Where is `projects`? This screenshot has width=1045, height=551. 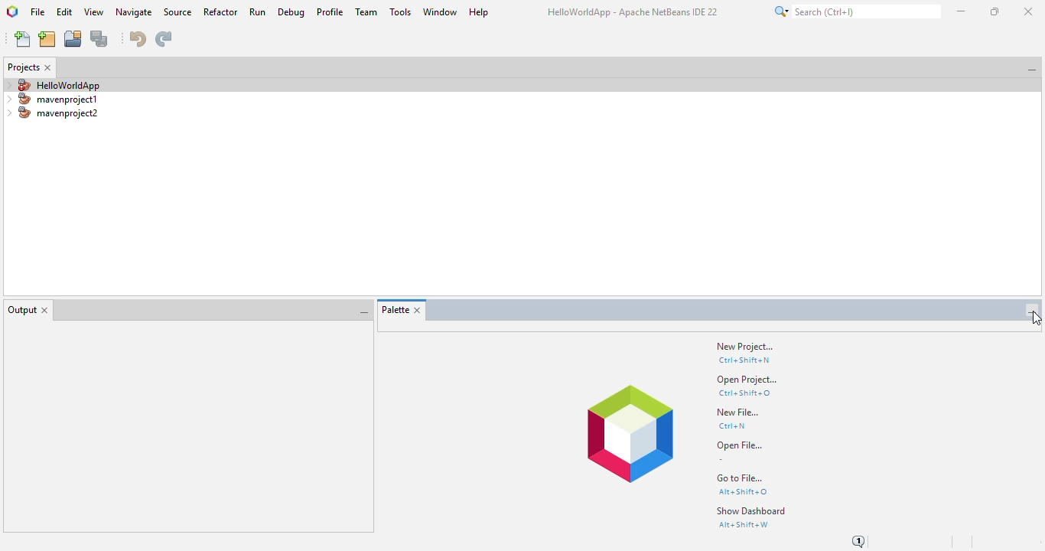
projects is located at coordinates (23, 67).